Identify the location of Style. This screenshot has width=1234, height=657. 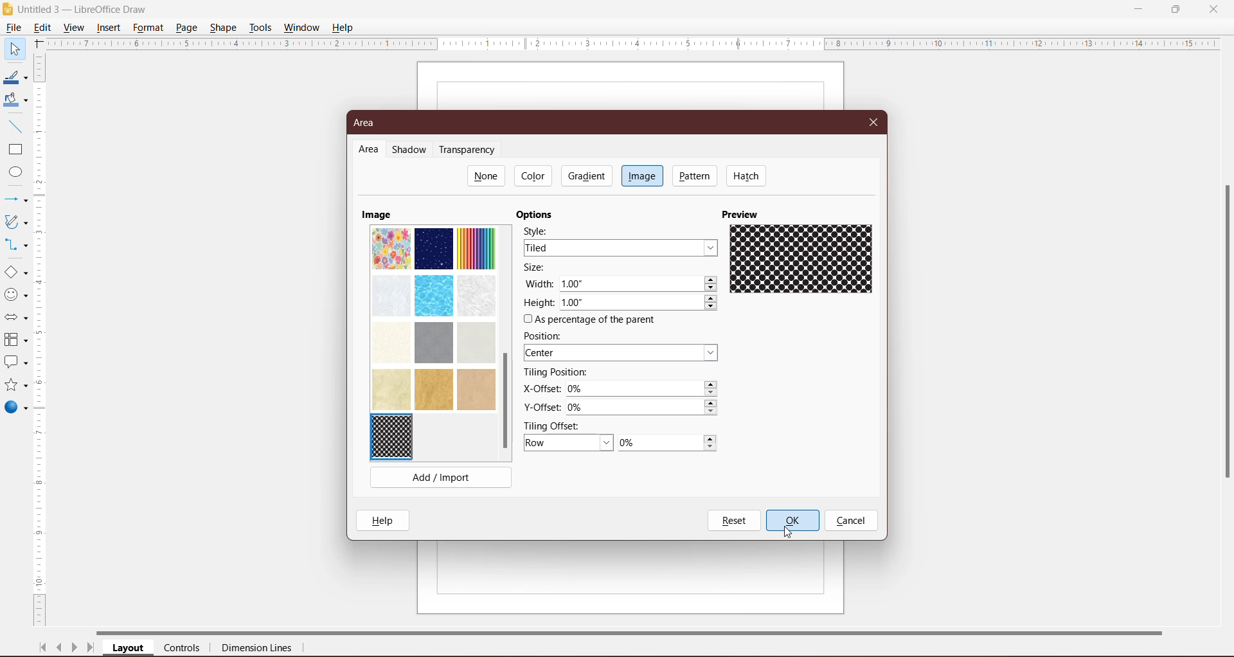
(541, 230).